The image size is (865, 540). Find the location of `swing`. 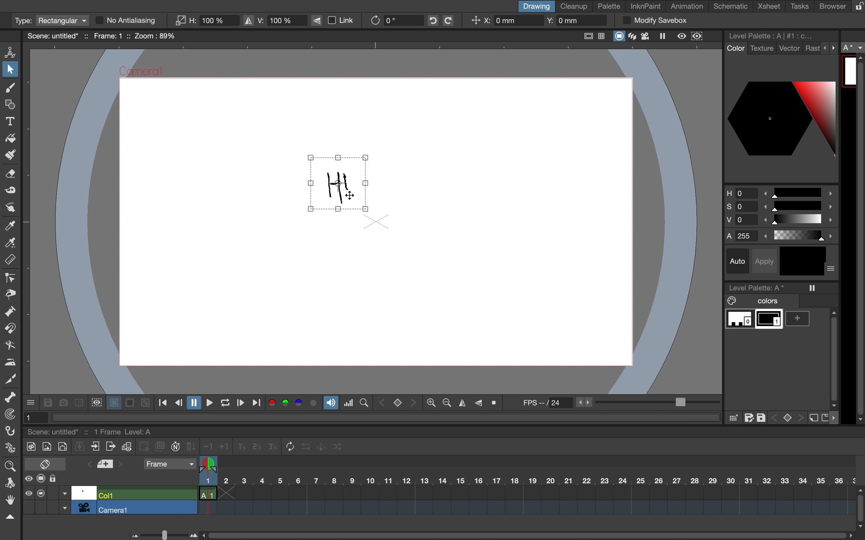

swing is located at coordinates (322, 445).